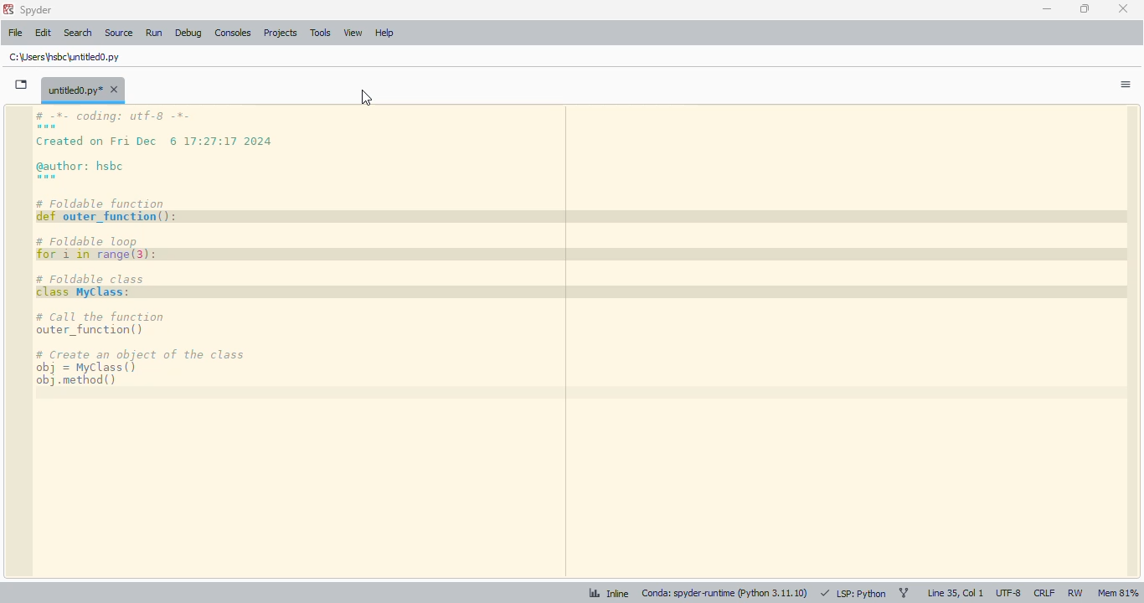 The width and height of the screenshot is (1144, 603). What do you see at coordinates (1131, 342) in the screenshot?
I see `scrollbar` at bounding box center [1131, 342].